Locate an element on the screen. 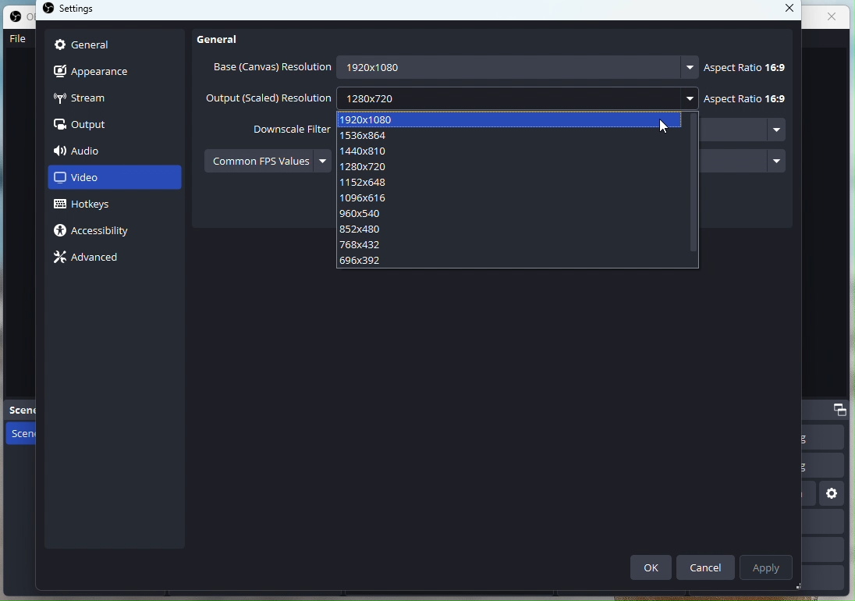  1280x720 is located at coordinates (514, 167).